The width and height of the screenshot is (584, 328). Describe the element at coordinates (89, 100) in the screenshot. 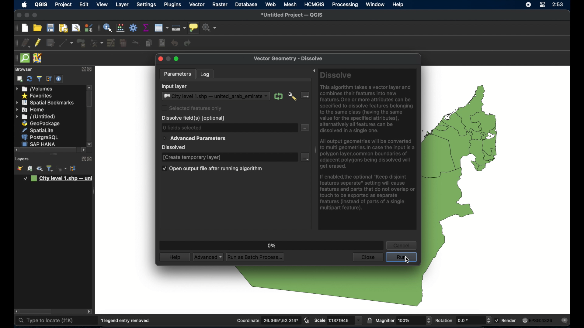

I see `scroll box` at that location.